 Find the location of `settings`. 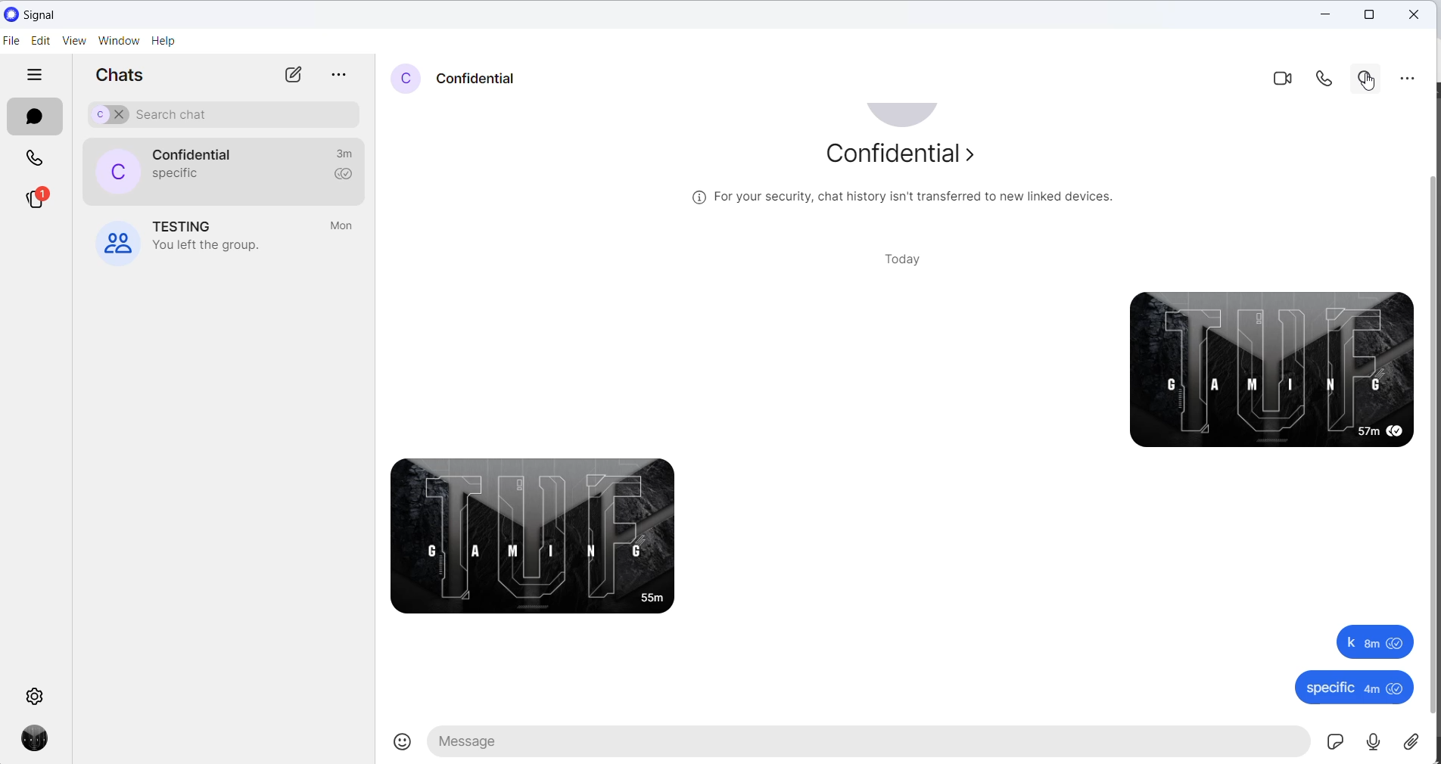

settings is located at coordinates (36, 694).